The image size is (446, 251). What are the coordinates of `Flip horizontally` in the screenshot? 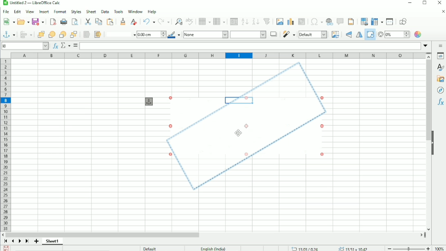 It's located at (358, 35).